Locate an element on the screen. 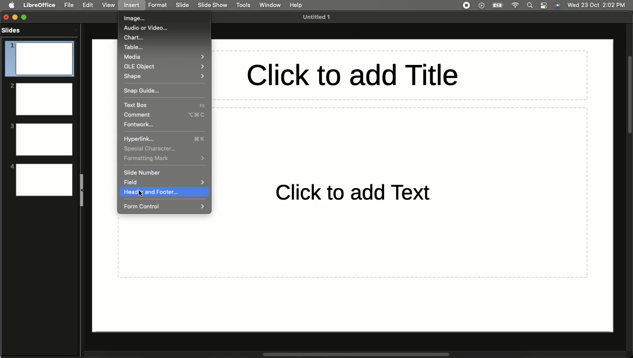 This screenshot has width=633, height=358. Chart is located at coordinates (134, 38).